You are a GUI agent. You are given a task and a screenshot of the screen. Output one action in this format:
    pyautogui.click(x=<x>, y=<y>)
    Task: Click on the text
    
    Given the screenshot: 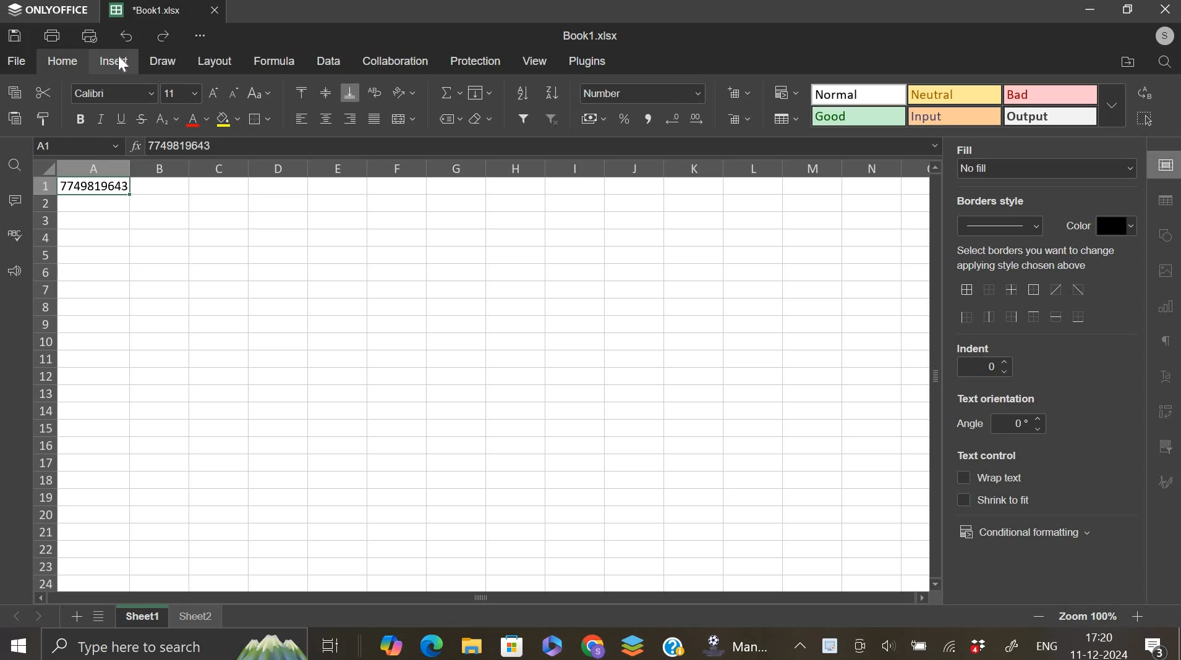 What is the action you would take?
    pyautogui.click(x=974, y=347)
    